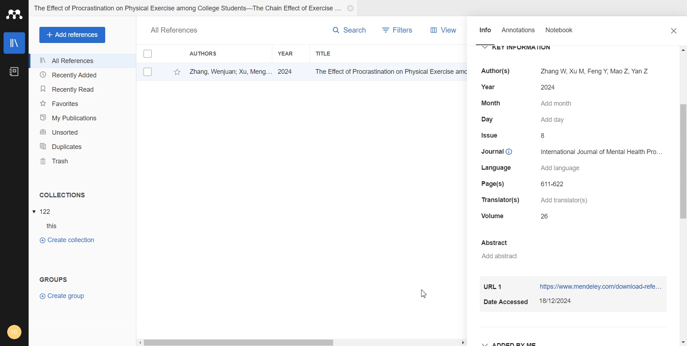  Describe the element at coordinates (14, 301) in the screenshot. I see `Auto Sync` at that location.